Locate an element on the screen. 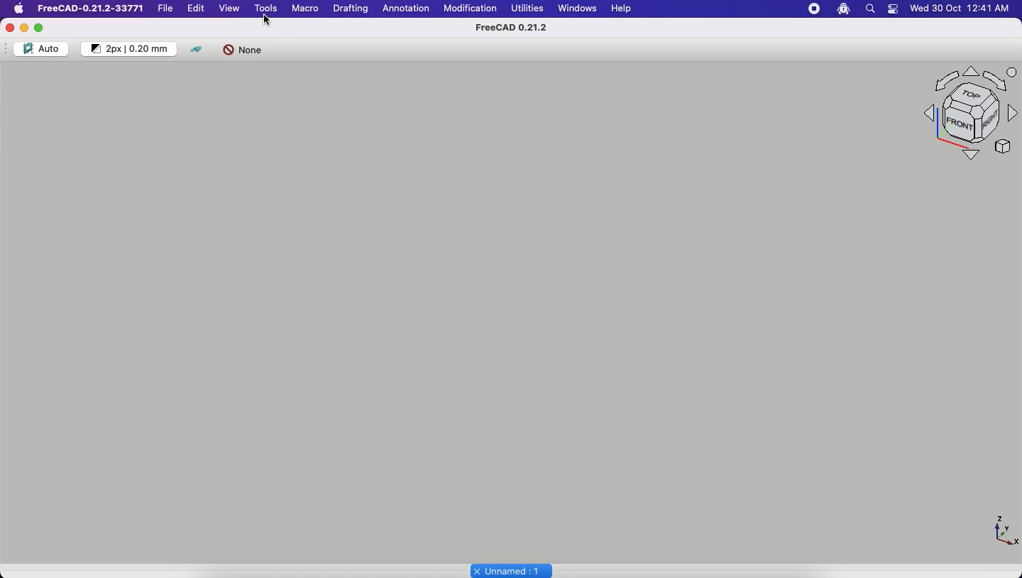  Notification is located at coordinates (896, 9).